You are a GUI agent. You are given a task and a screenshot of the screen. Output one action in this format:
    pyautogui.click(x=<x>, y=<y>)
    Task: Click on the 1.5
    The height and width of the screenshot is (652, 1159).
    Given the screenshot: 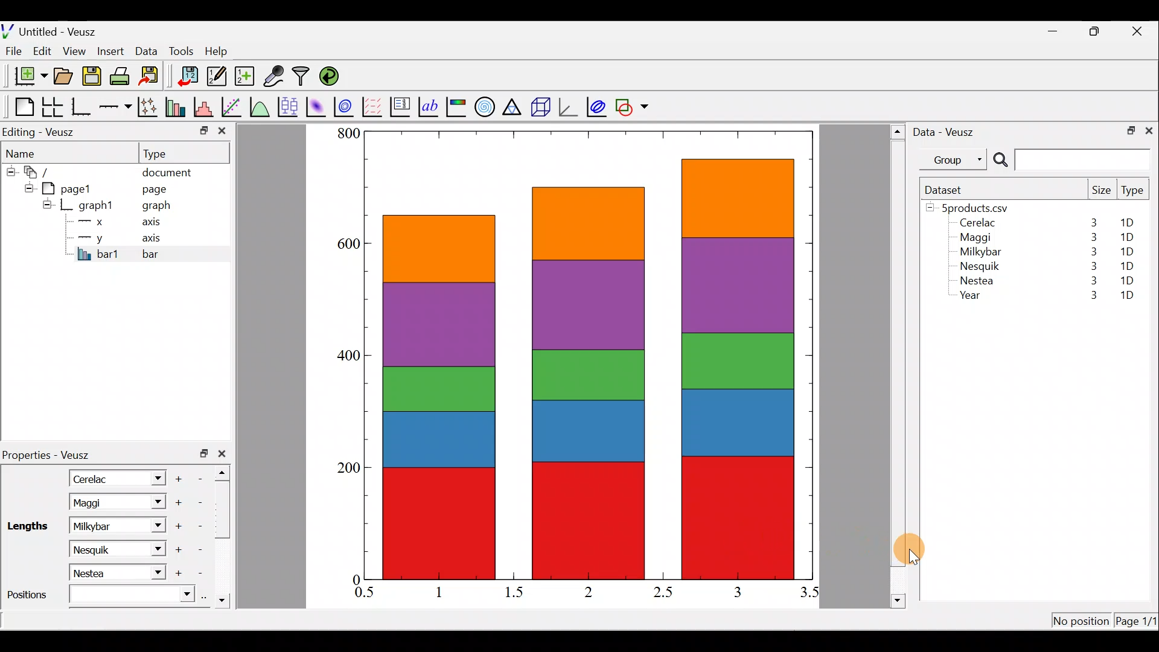 What is the action you would take?
    pyautogui.click(x=517, y=593)
    